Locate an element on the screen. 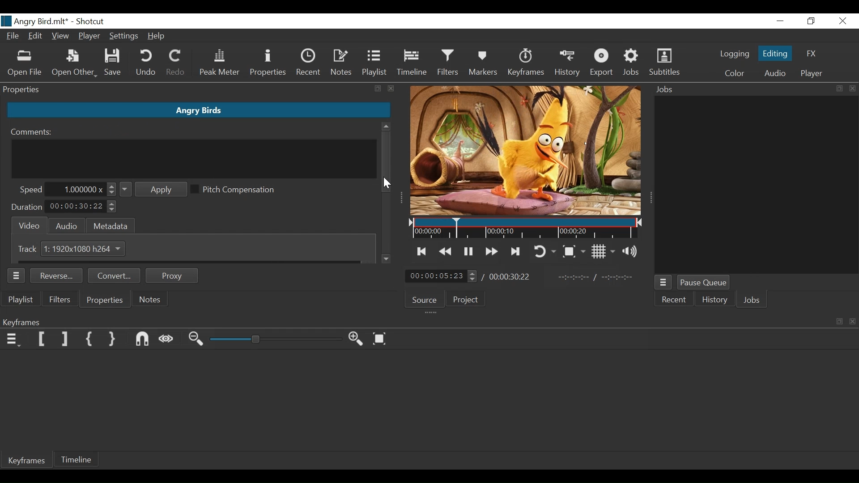  Zoom keyframe to fit is located at coordinates (380, 339).